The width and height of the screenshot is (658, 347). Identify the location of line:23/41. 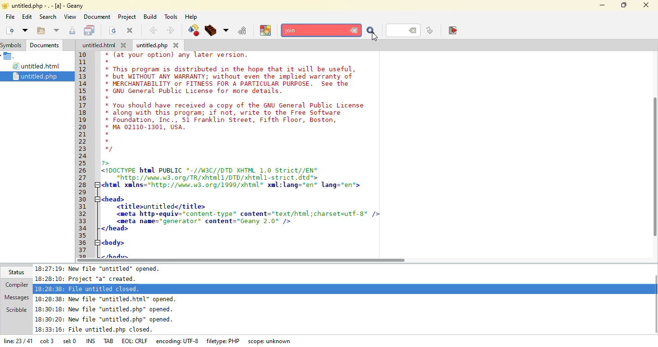
(17, 342).